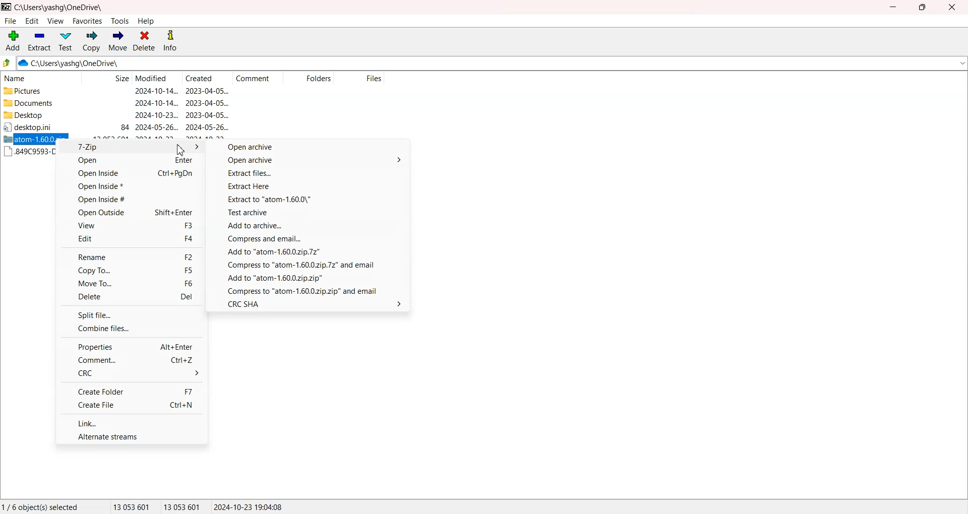  What do you see at coordinates (157, 114) in the screenshot?
I see `2024-10-23` at bounding box center [157, 114].